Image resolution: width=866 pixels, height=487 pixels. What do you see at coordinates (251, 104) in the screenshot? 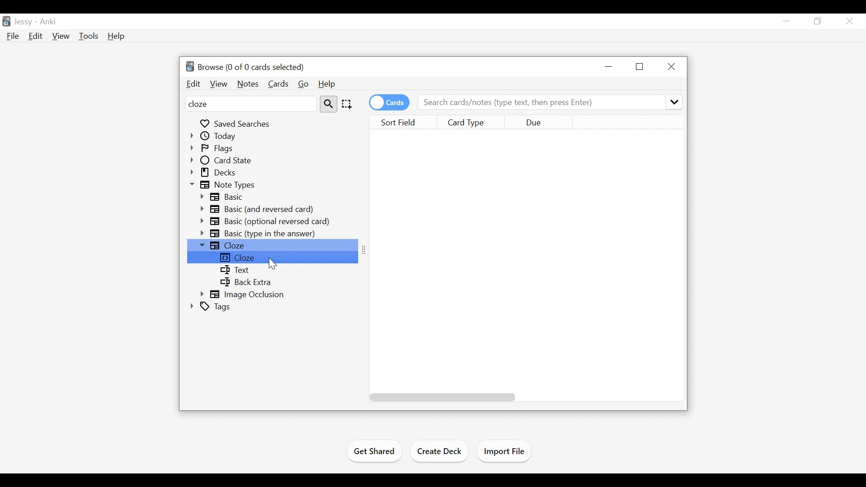
I see `Sidebar Filter` at bounding box center [251, 104].